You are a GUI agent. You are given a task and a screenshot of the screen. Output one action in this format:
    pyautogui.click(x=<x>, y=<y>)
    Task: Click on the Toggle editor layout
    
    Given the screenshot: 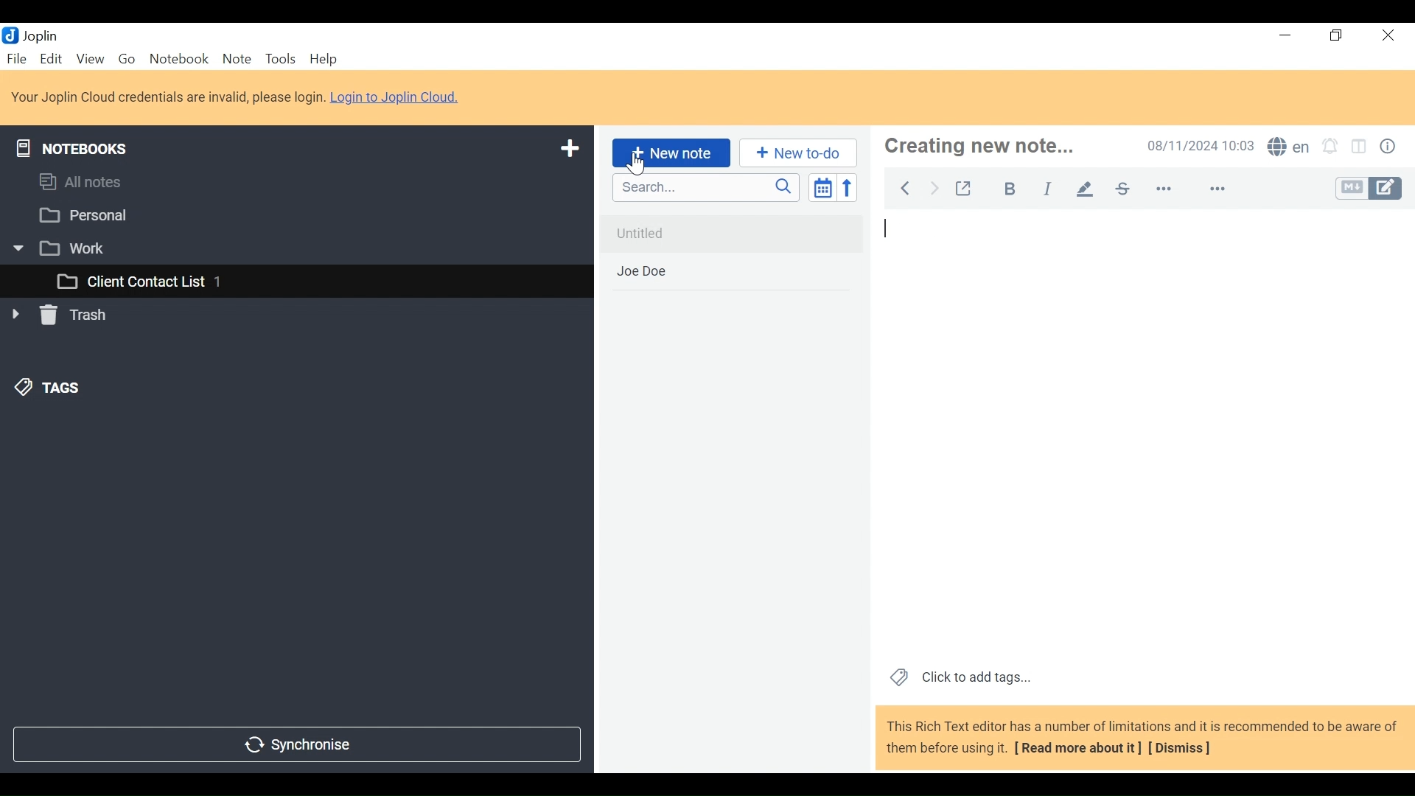 What is the action you would take?
    pyautogui.click(x=1363, y=146)
    